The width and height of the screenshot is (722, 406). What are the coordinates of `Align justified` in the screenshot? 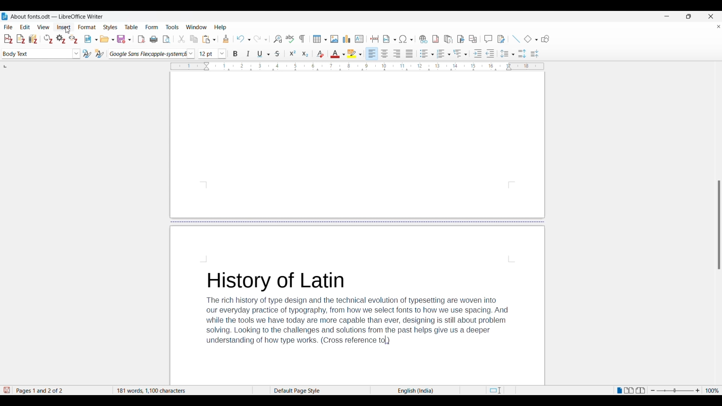 It's located at (410, 53).